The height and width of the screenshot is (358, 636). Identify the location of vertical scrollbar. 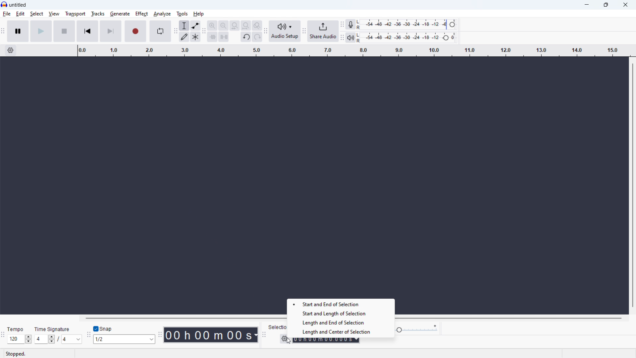
(633, 185).